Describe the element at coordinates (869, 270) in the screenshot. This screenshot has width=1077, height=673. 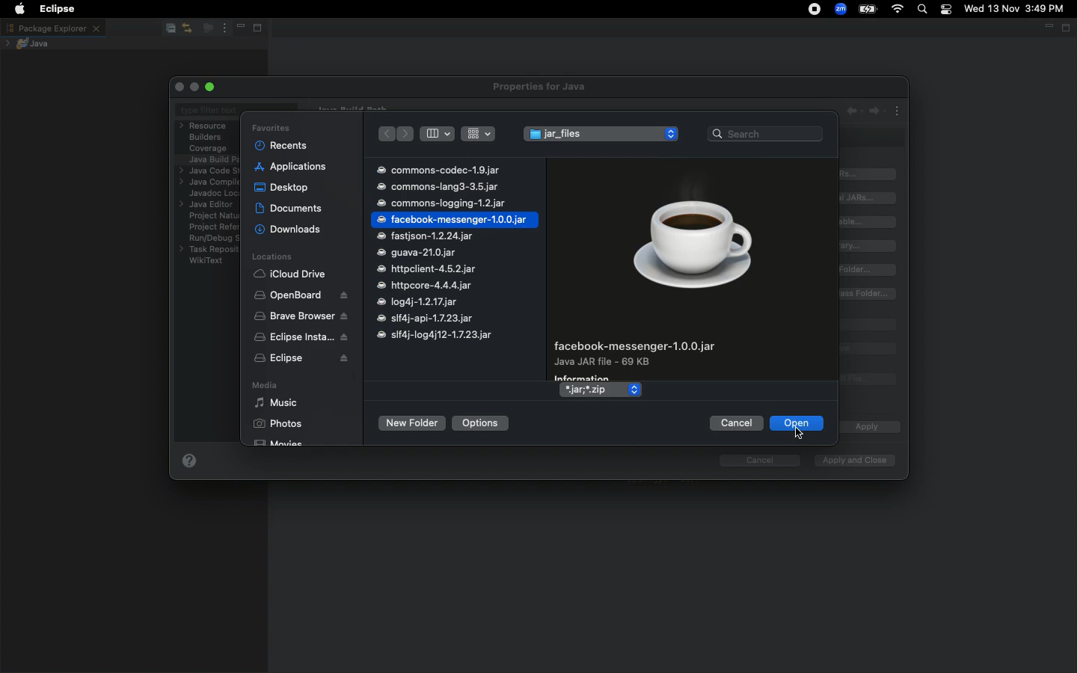
I see `Add class folder` at that location.